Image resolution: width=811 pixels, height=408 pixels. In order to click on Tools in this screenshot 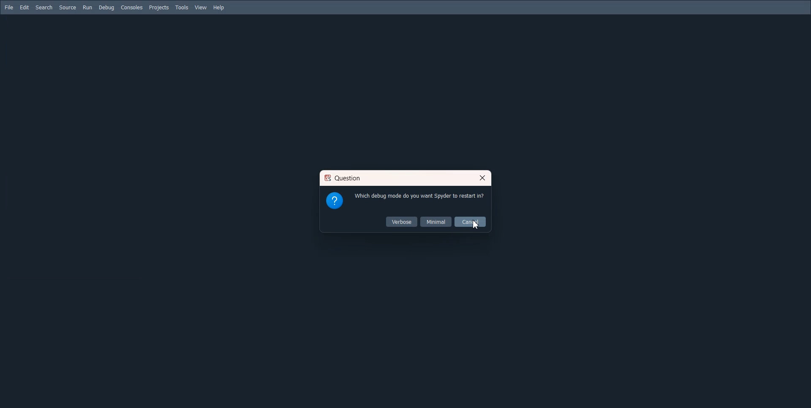, I will do `click(182, 8)`.